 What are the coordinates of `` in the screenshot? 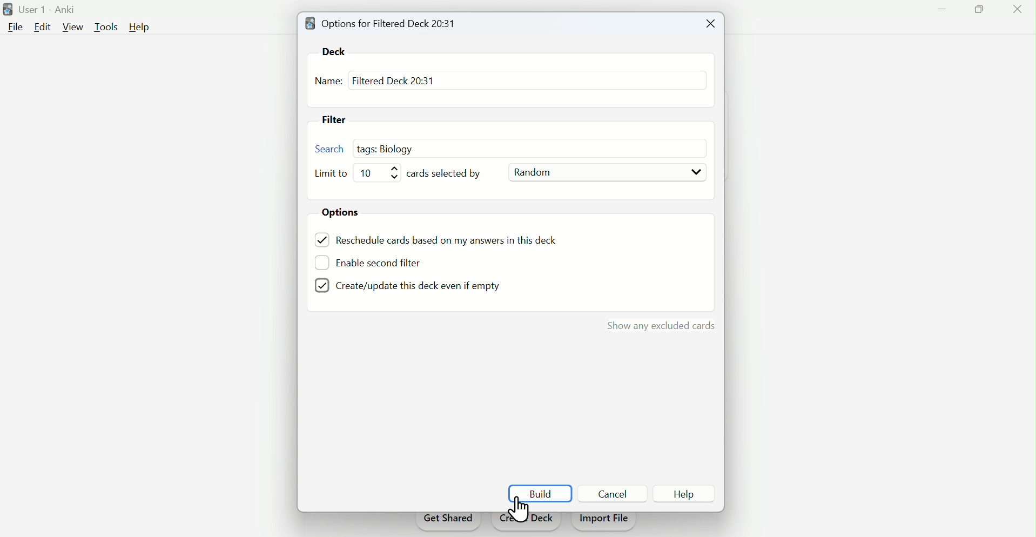 It's located at (693, 495).